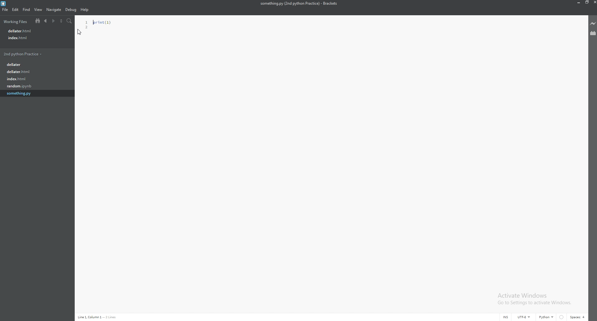 The width and height of the screenshot is (597, 321). I want to click on Cursor, so click(79, 33).